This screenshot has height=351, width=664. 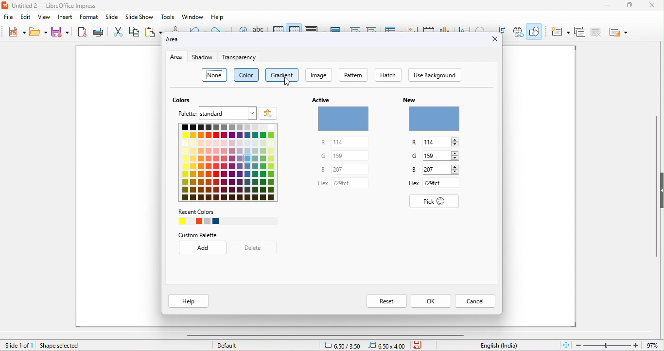 I want to click on 114, so click(x=441, y=142).